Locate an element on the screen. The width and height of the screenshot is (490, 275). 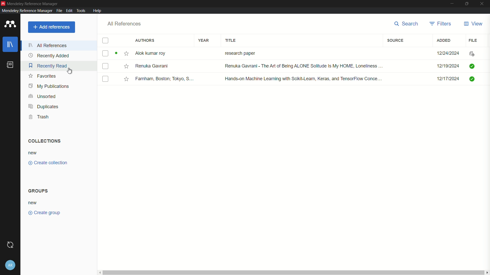
collections is located at coordinates (44, 141).